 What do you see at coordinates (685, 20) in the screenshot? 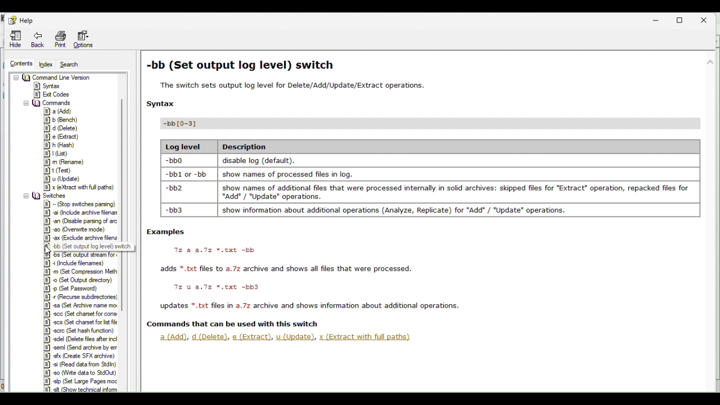
I see `restore` at bounding box center [685, 20].